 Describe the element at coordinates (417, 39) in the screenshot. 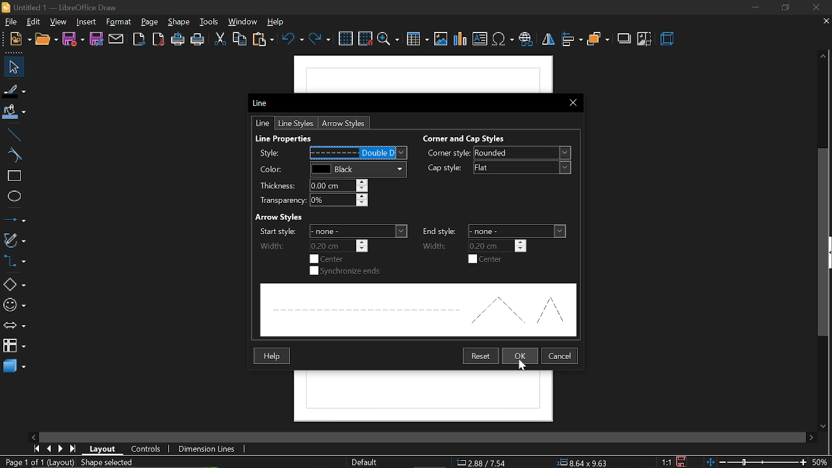

I see `insert table` at that location.